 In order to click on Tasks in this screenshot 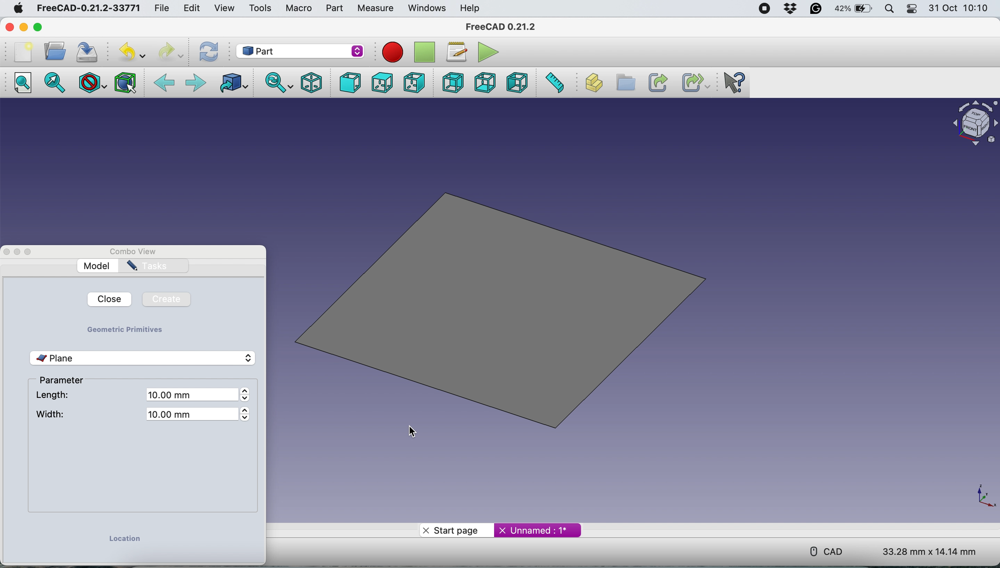, I will do `click(147, 266)`.